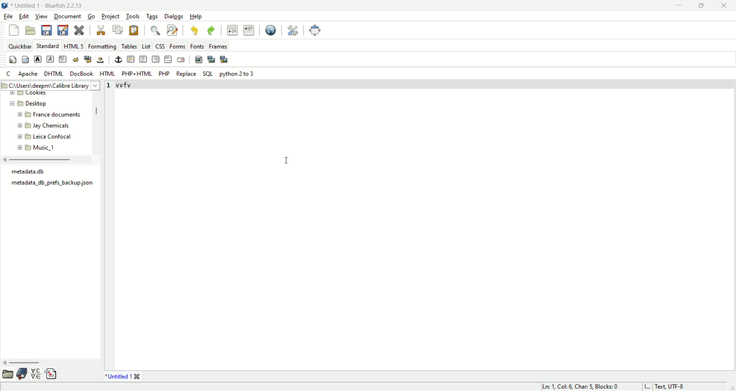 The image size is (736, 391). I want to click on STANDARD, so click(46, 46).